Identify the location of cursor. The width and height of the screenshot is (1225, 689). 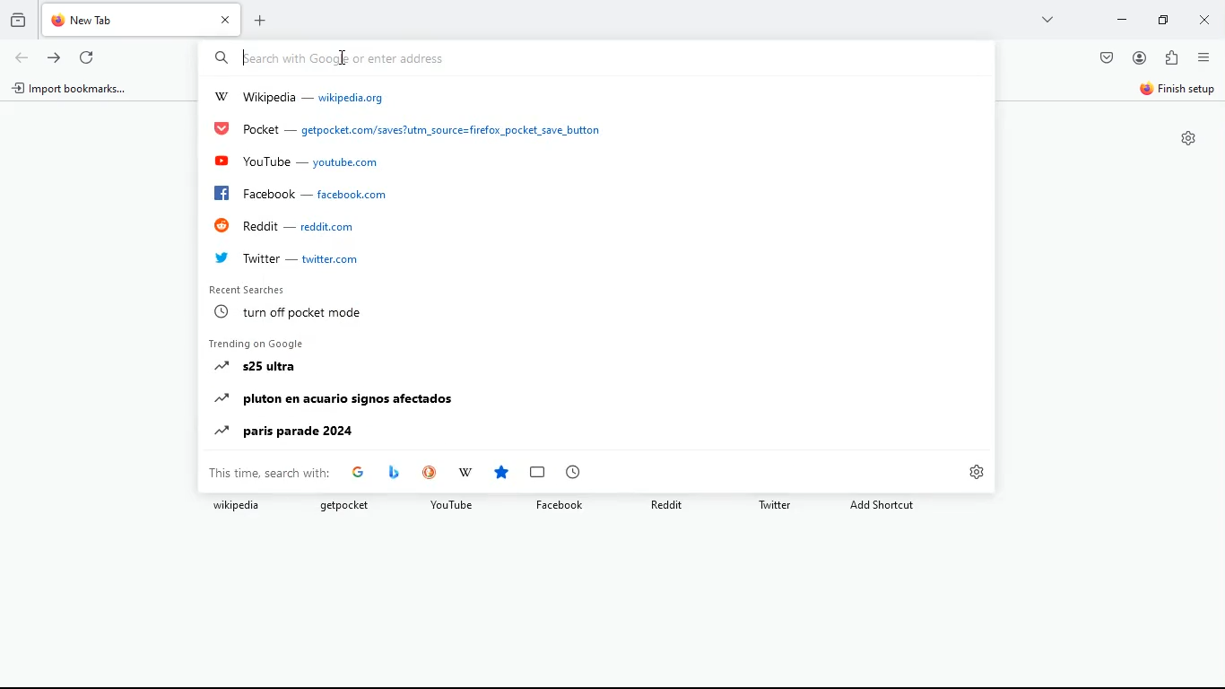
(248, 57).